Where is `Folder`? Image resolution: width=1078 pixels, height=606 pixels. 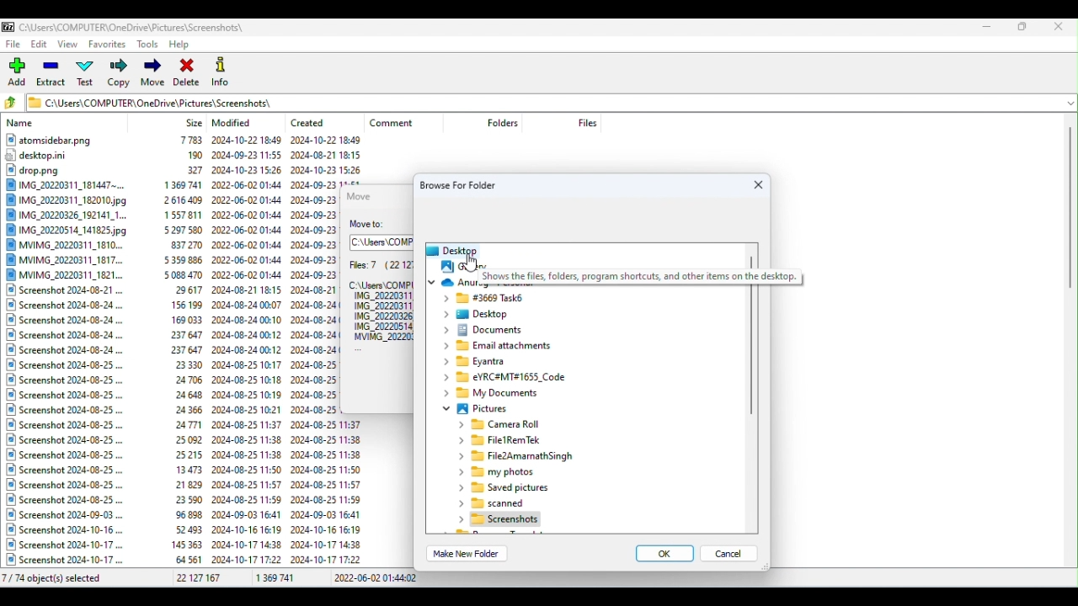
Folder is located at coordinates (483, 299).